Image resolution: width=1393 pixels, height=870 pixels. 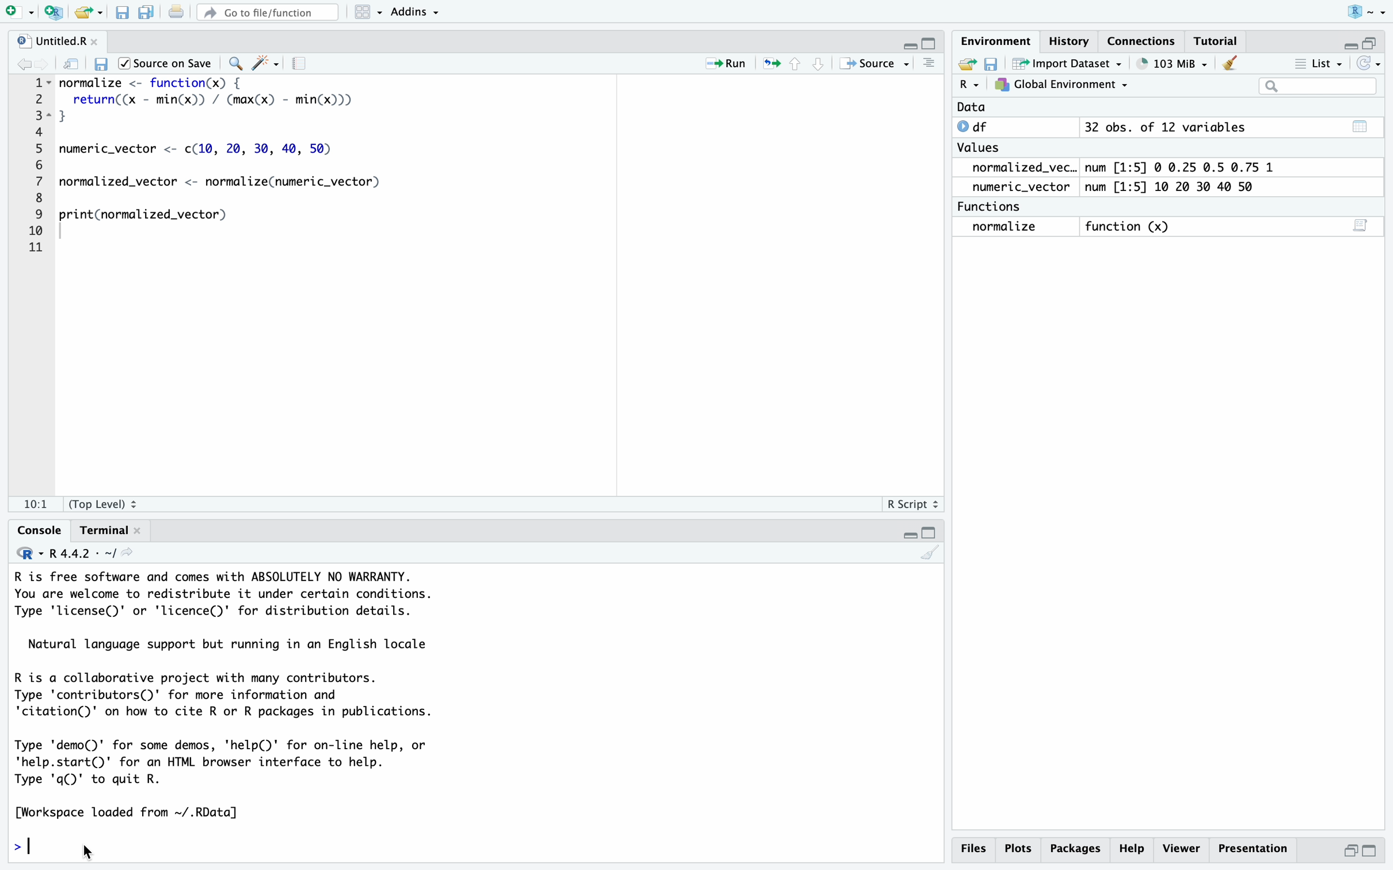 I want to click on Go back to the previous source location (Ctrl + F9), so click(x=25, y=62).